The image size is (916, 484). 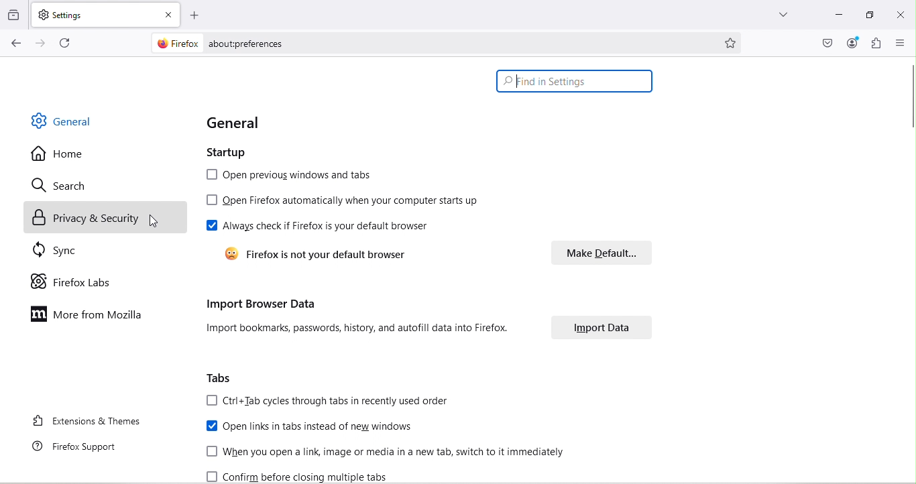 What do you see at coordinates (874, 44) in the screenshot?
I see `Extensions` at bounding box center [874, 44].